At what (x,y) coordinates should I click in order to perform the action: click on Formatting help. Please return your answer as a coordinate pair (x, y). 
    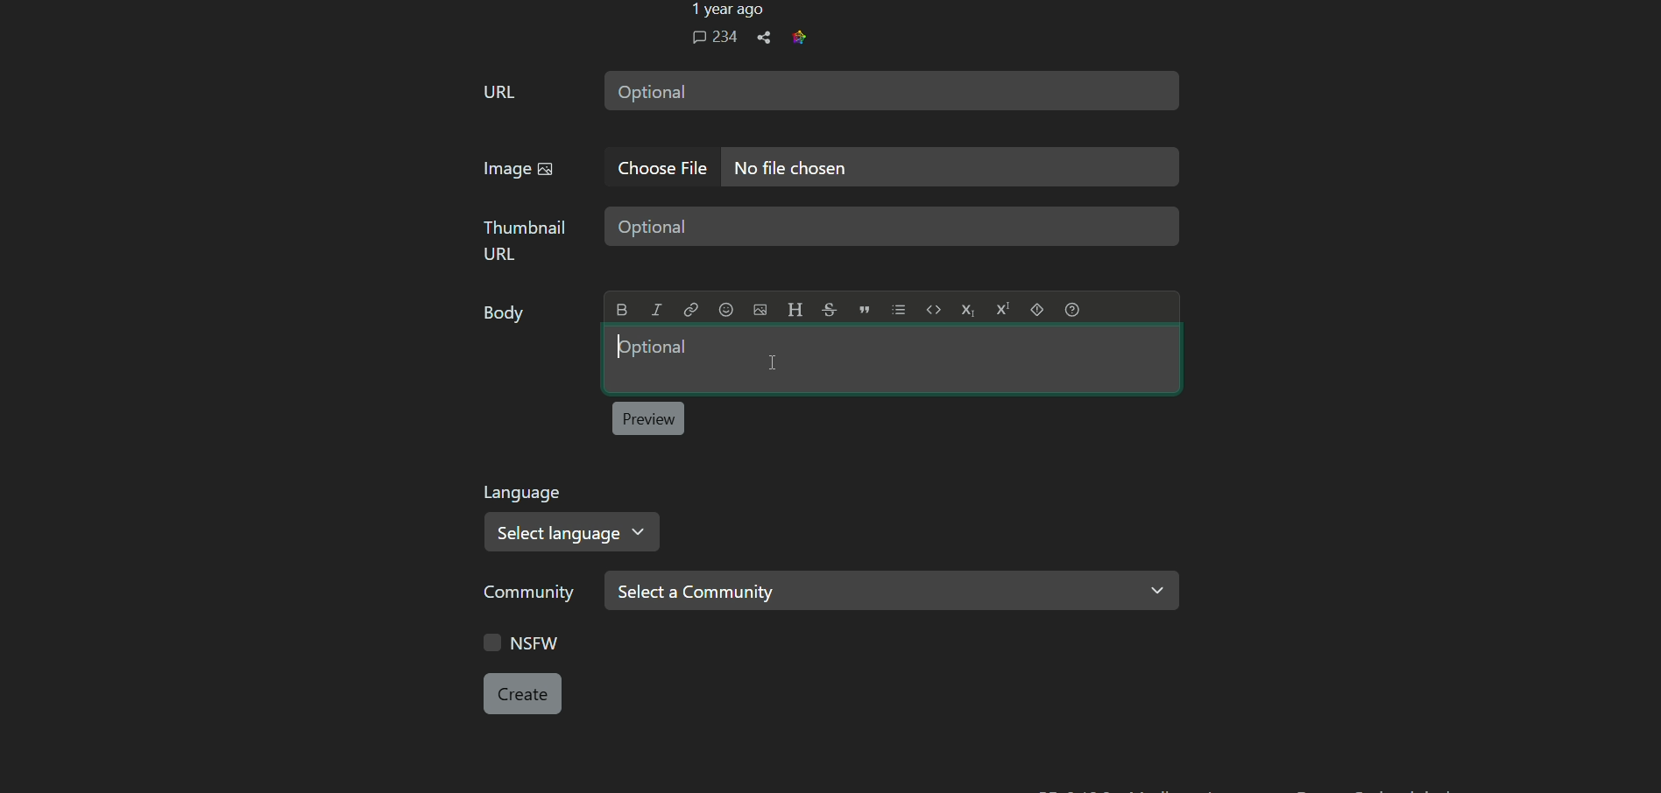
    Looking at the image, I should click on (1072, 309).